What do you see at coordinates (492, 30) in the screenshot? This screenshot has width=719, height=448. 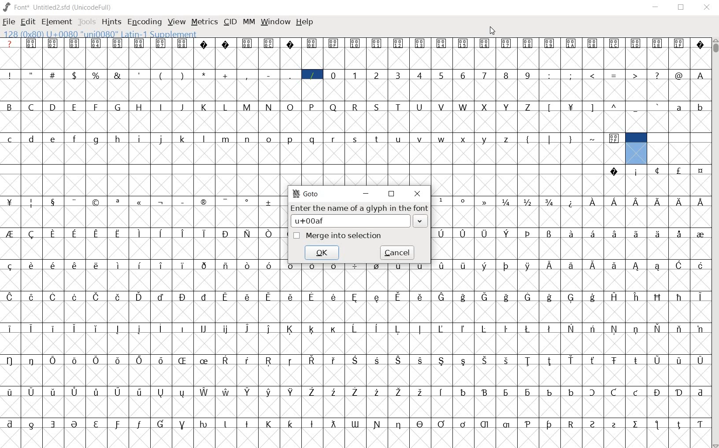 I see `Cursor` at bounding box center [492, 30].